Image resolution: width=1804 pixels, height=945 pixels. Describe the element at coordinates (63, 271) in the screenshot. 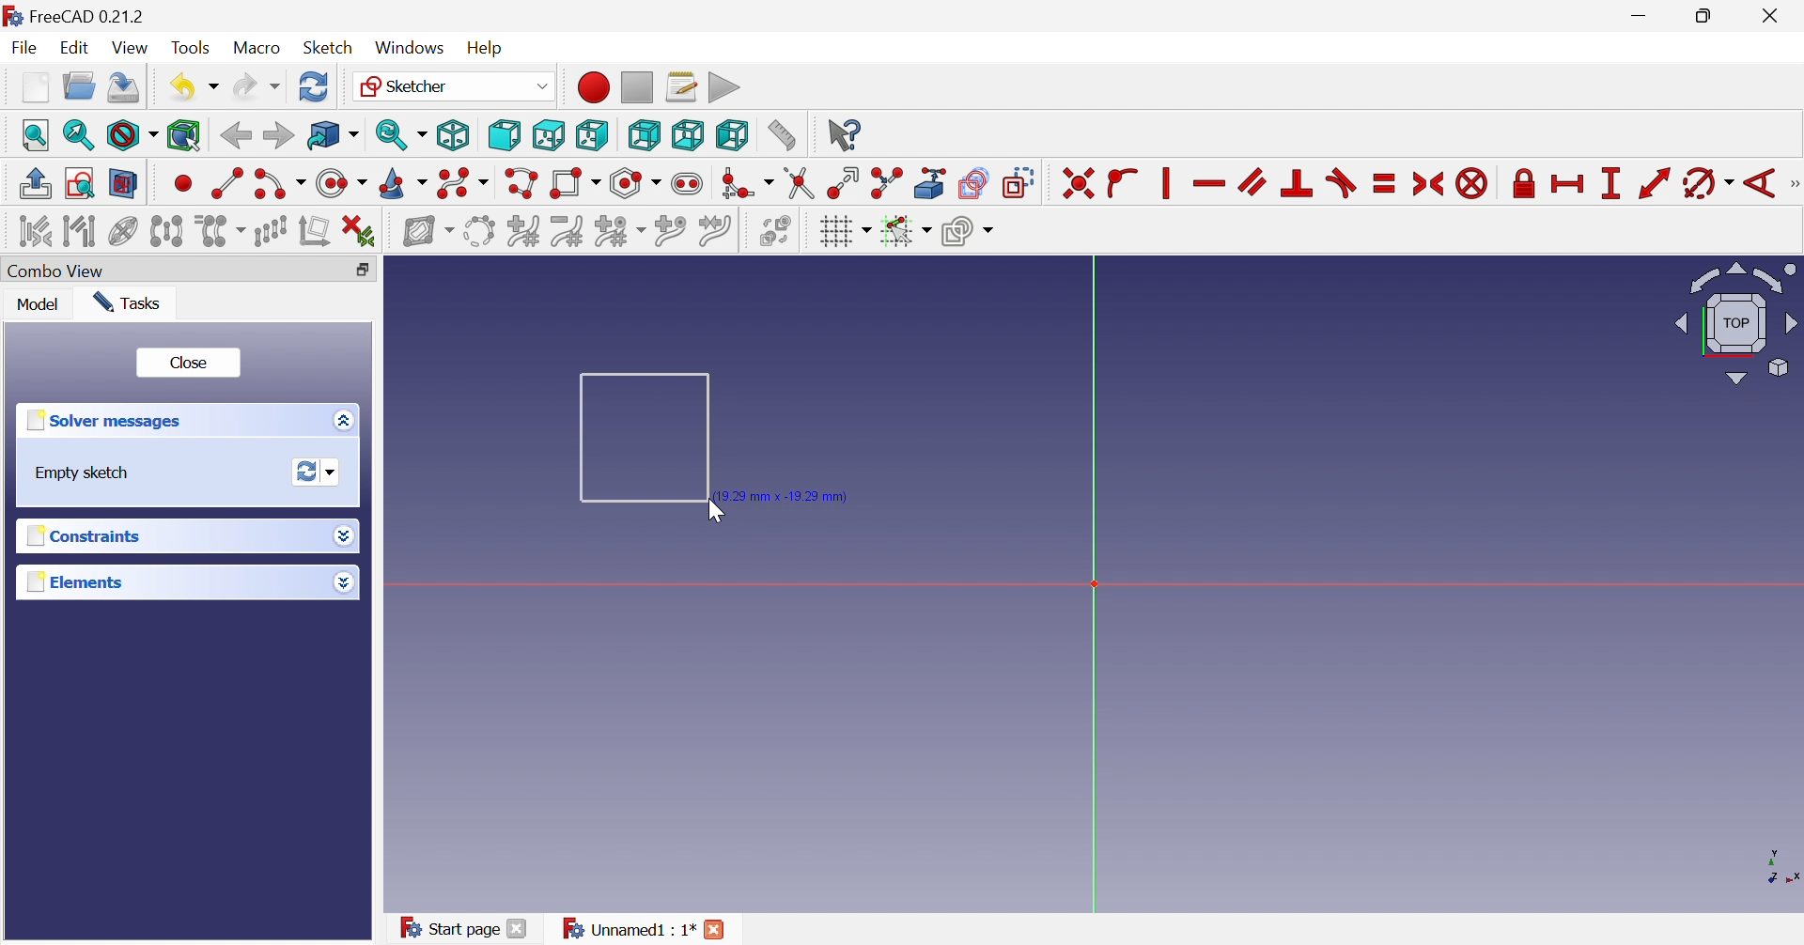

I see `Combo view` at that location.